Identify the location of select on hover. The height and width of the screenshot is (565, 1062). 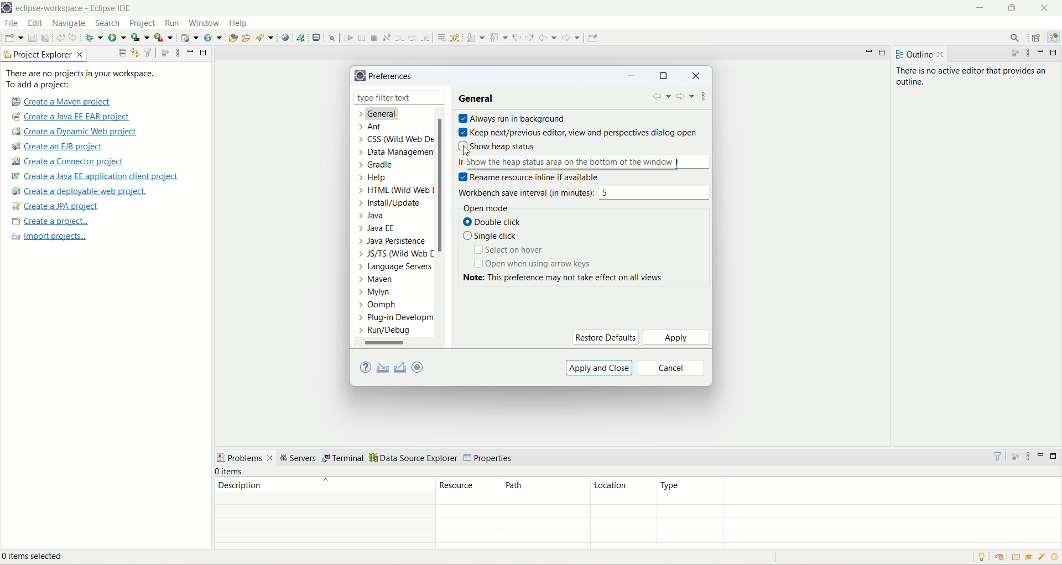
(512, 251).